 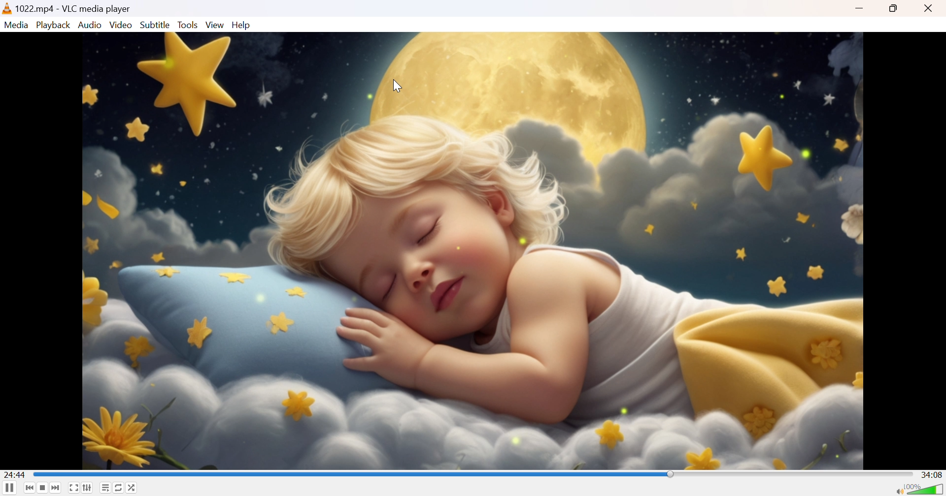 I want to click on Tools, so click(x=189, y=25).